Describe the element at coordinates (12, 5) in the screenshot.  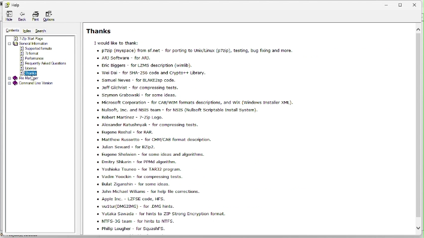
I see `help` at that location.